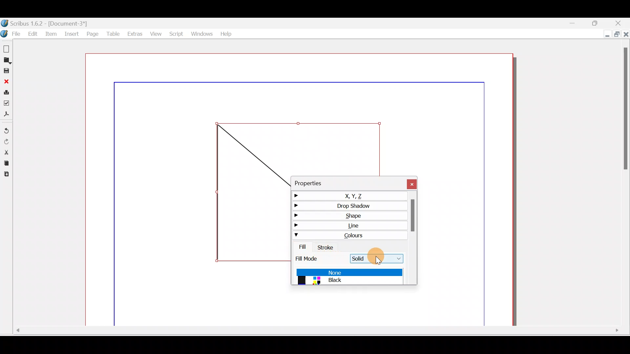 Image resolution: width=630 pixels, height=354 pixels. Describe the element at coordinates (6, 81) in the screenshot. I see `Close` at that location.